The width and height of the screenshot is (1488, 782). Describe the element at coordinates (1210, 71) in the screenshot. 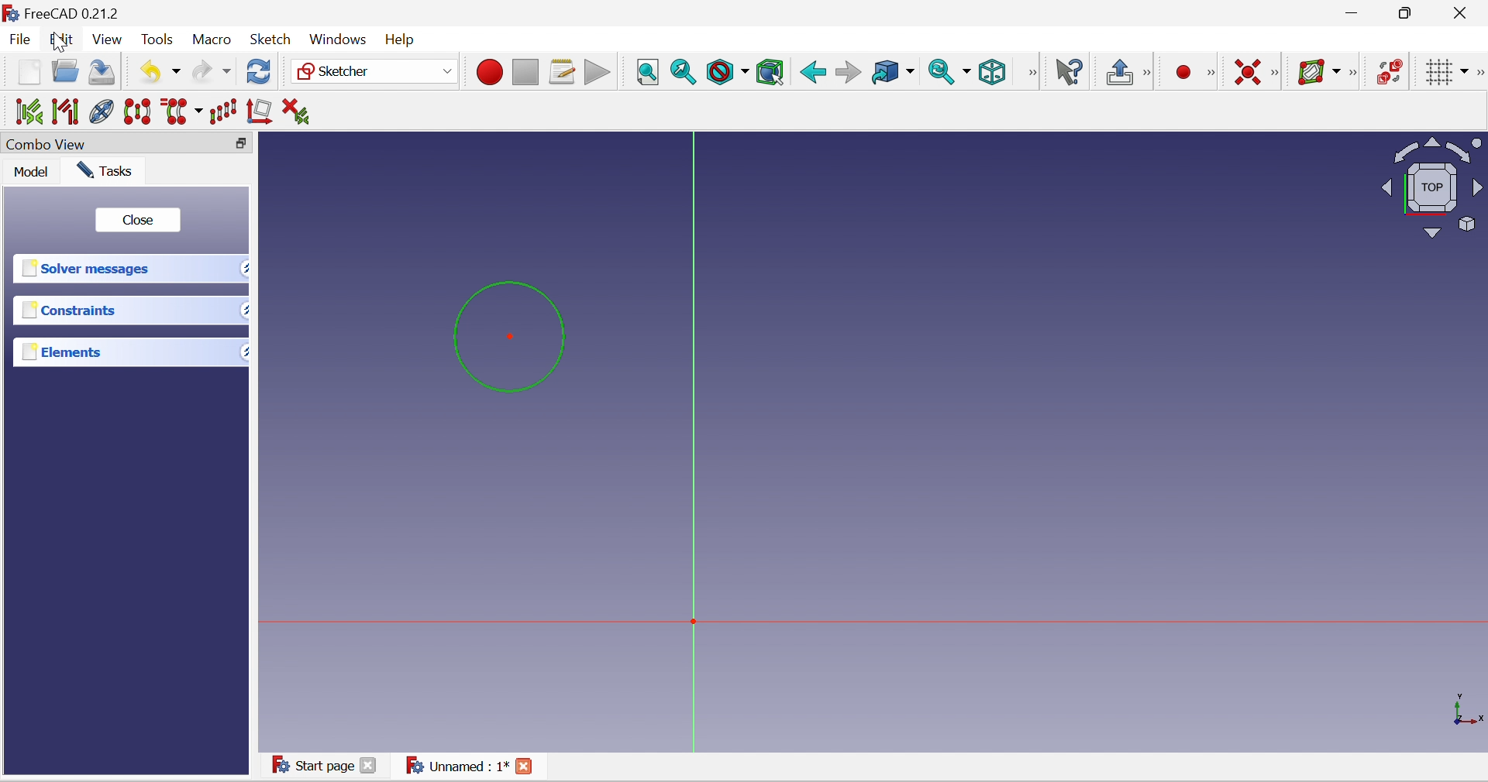

I see `[Sketcher geometries]` at that location.